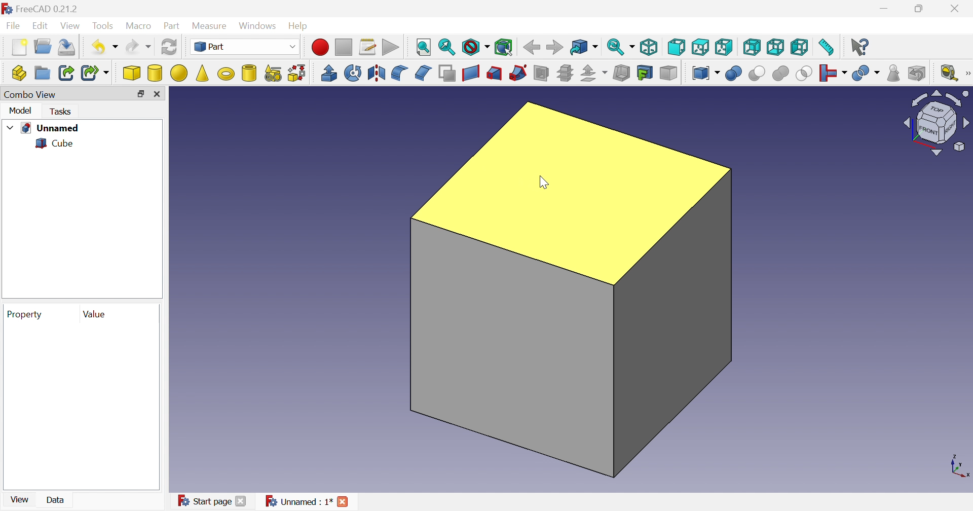 The image size is (973, 511). What do you see at coordinates (555, 46) in the screenshot?
I see `Forward` at bounding box center [555, 46].